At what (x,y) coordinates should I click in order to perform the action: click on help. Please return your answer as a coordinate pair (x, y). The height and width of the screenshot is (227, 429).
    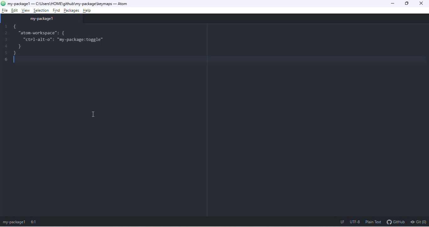
    Looking at the image, I should click on (90, 9).